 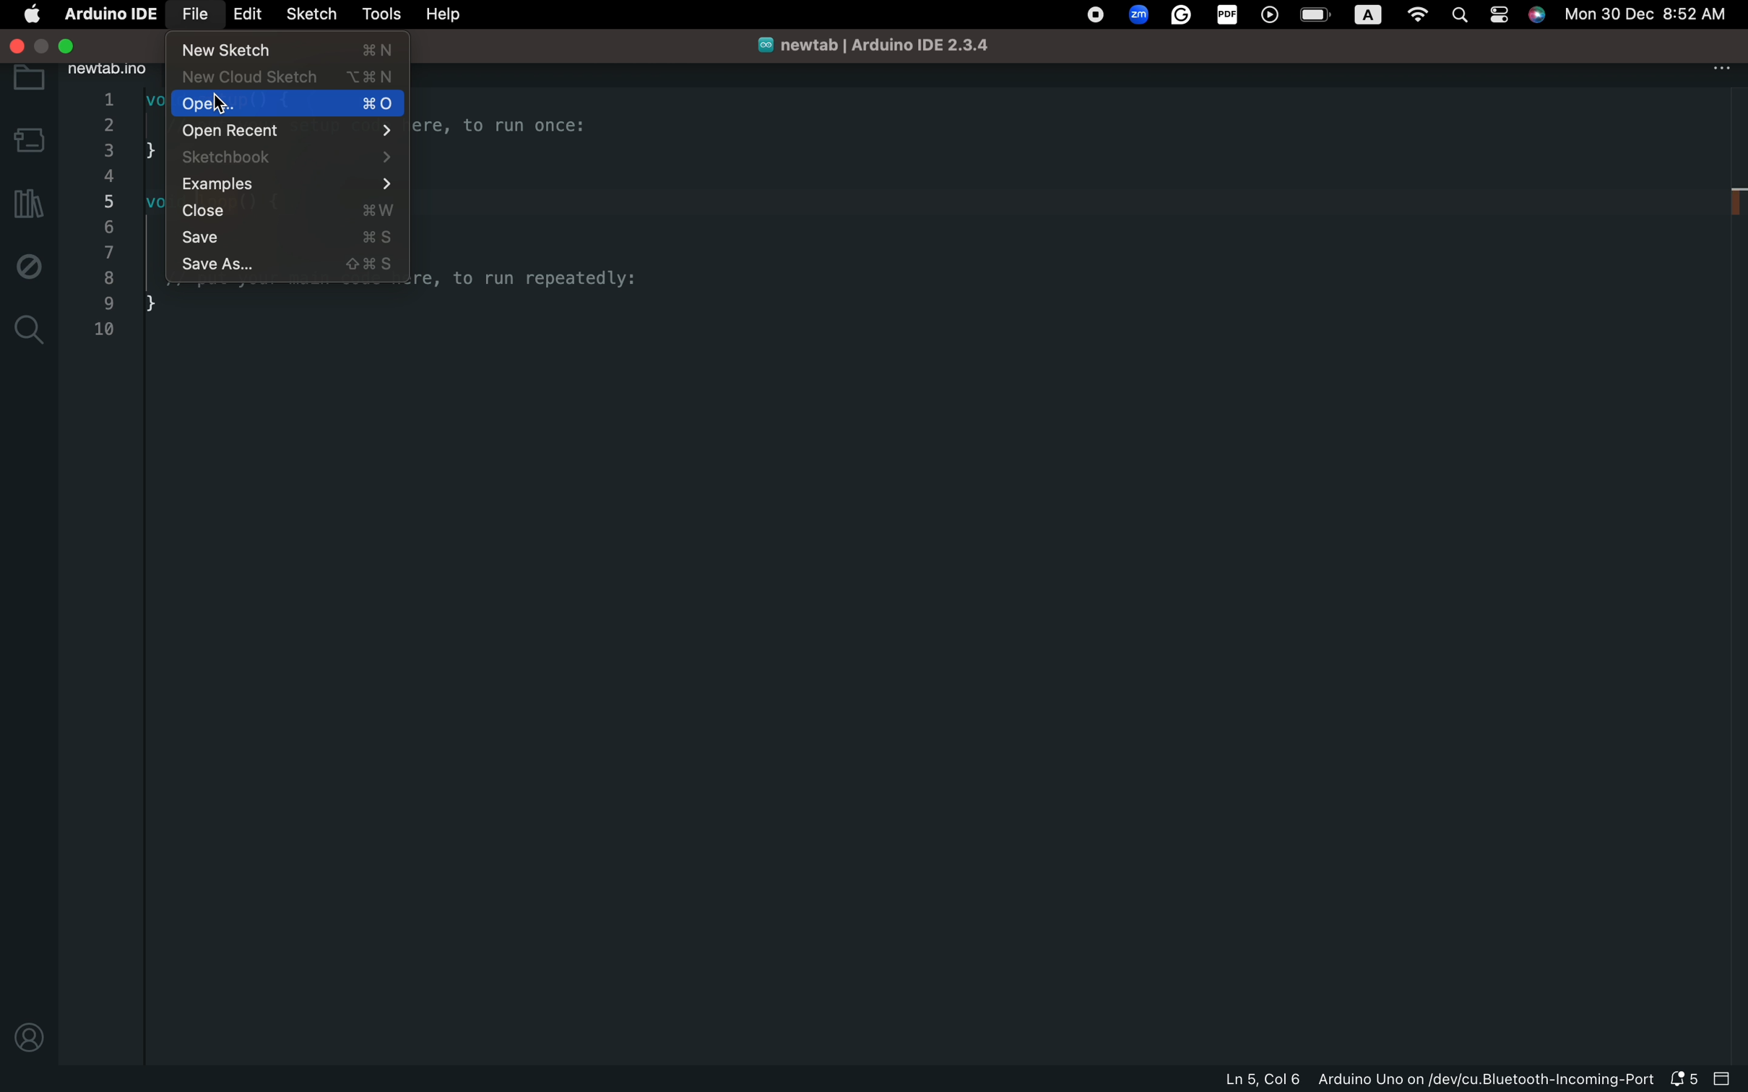 What do you see at coordinates (18, 46) in the screenshot?
I see `close` at bounding box center [18, 46].